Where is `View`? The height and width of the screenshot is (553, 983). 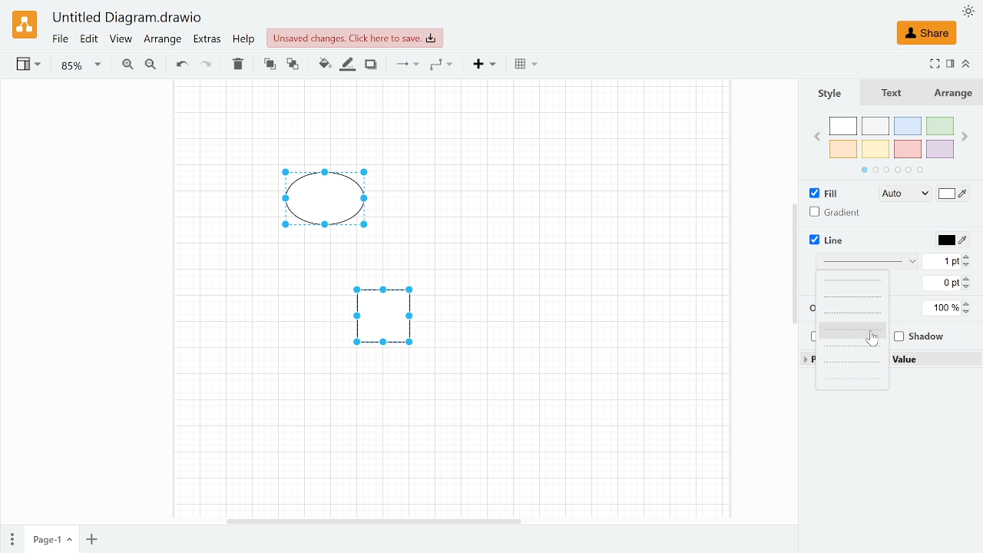 View is located at coordinates (30, 66).